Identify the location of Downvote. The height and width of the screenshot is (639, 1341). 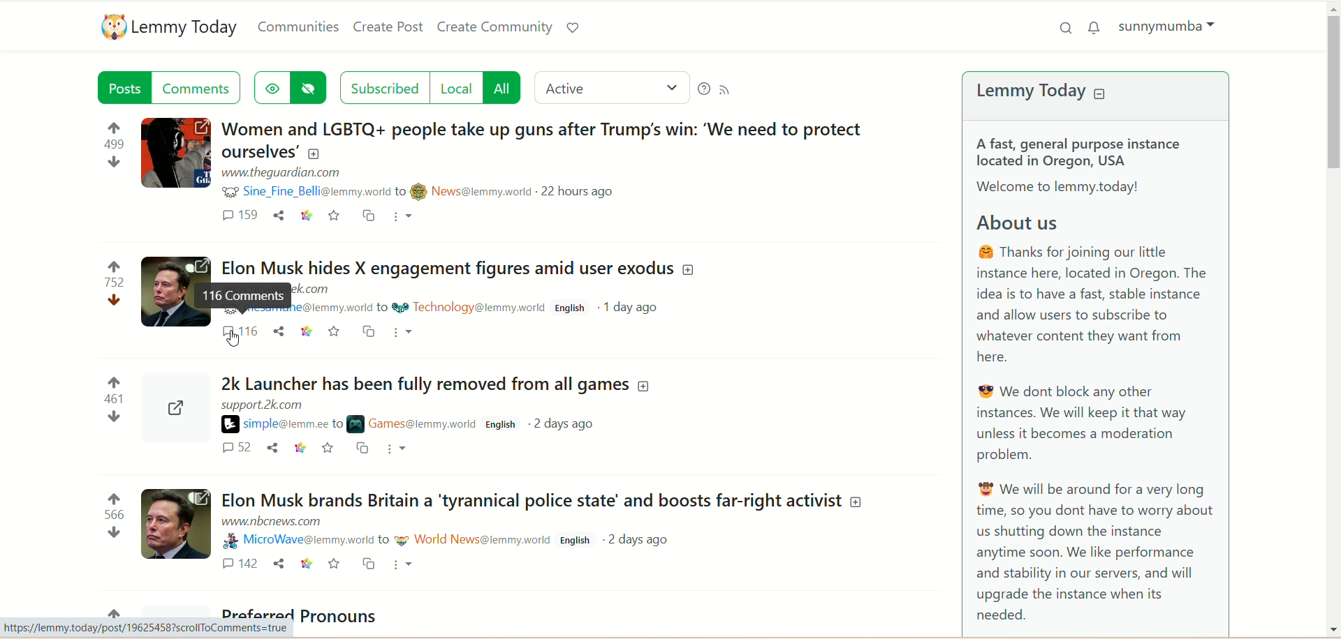
(116, 300).